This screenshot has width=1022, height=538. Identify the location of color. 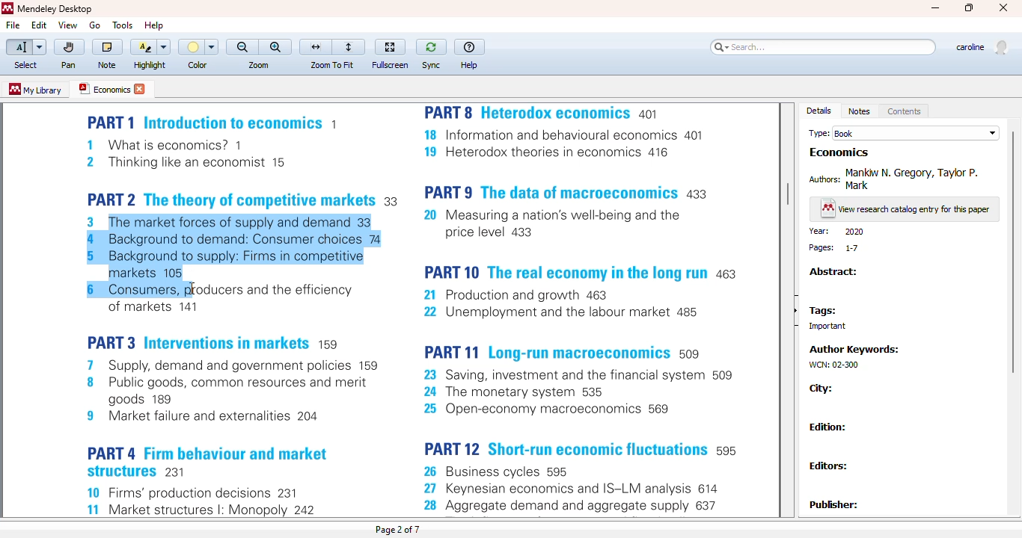
(198, 47).